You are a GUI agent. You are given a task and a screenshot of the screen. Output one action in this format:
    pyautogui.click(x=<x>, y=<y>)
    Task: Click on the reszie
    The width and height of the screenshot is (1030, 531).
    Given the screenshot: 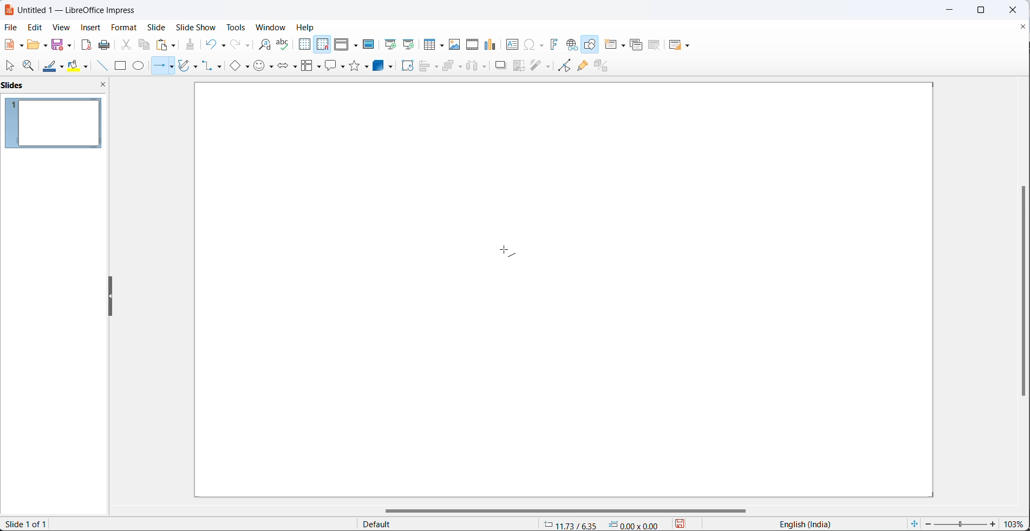 What is the action you would take?
    pyautogui.click(x=108, y=297)
    